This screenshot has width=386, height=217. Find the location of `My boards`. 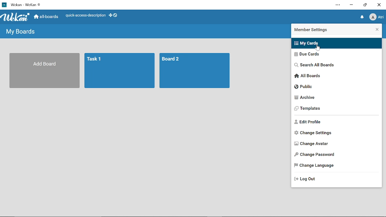

My boards is located at coordinates (21, 32).